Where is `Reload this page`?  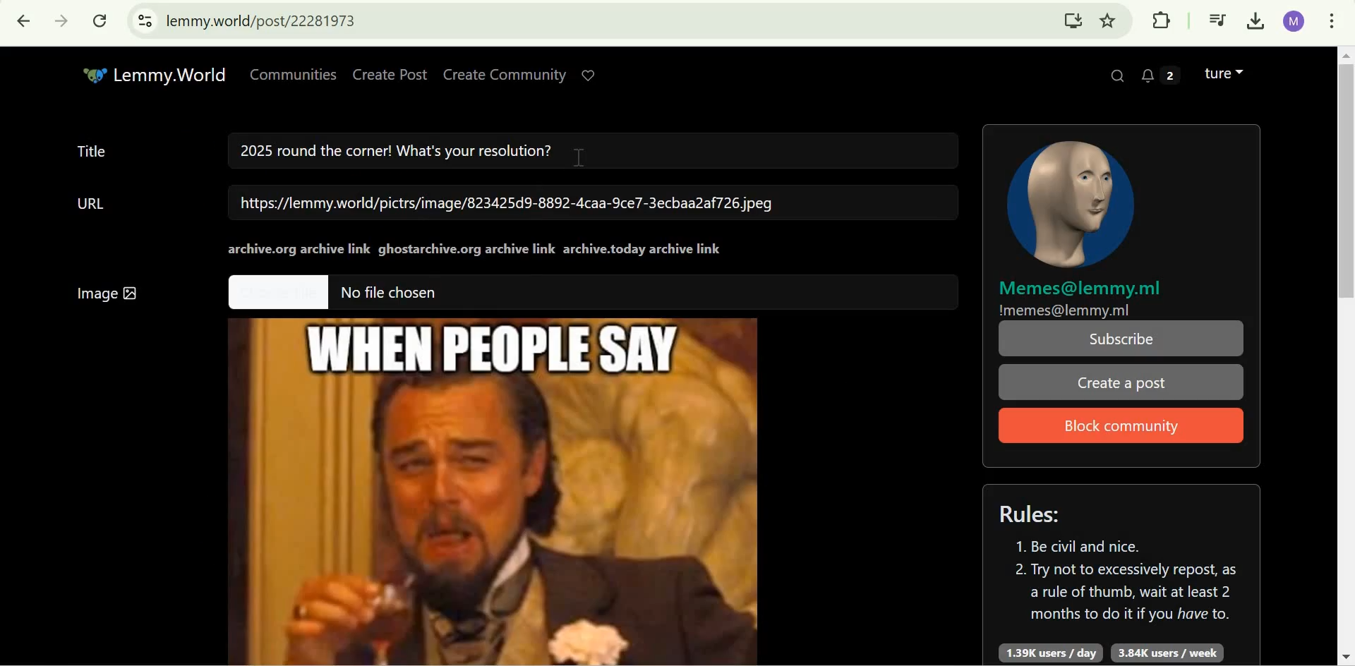
Reload this page is located at coordinates (102, 20).